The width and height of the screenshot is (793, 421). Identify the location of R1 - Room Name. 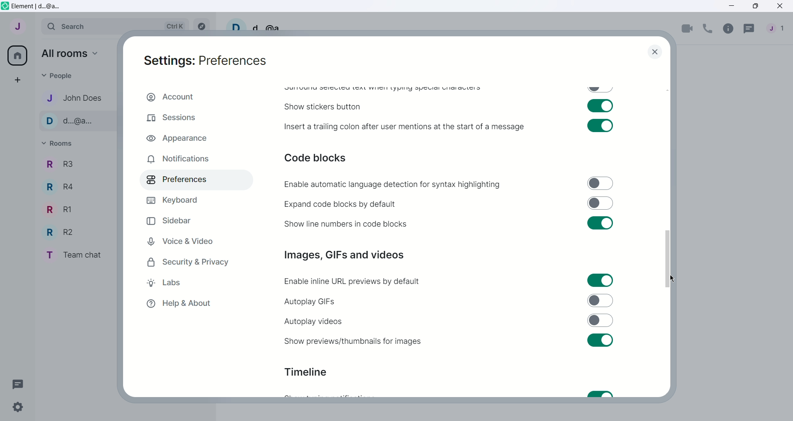
(61, 209).